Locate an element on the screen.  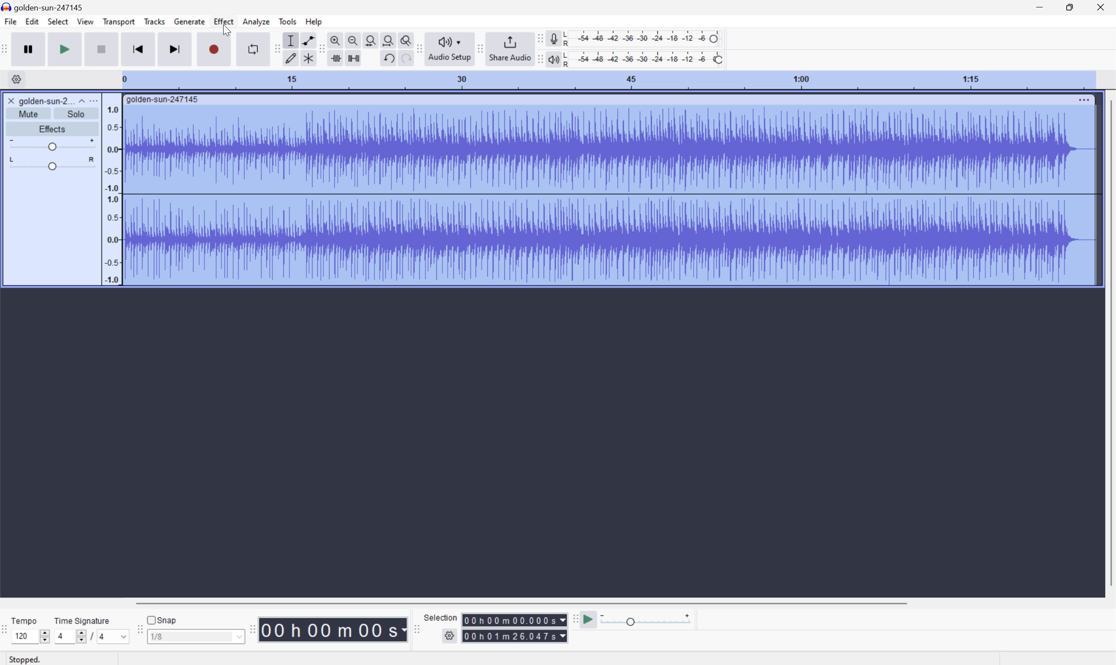
Help is located at coordinates (314, 21).